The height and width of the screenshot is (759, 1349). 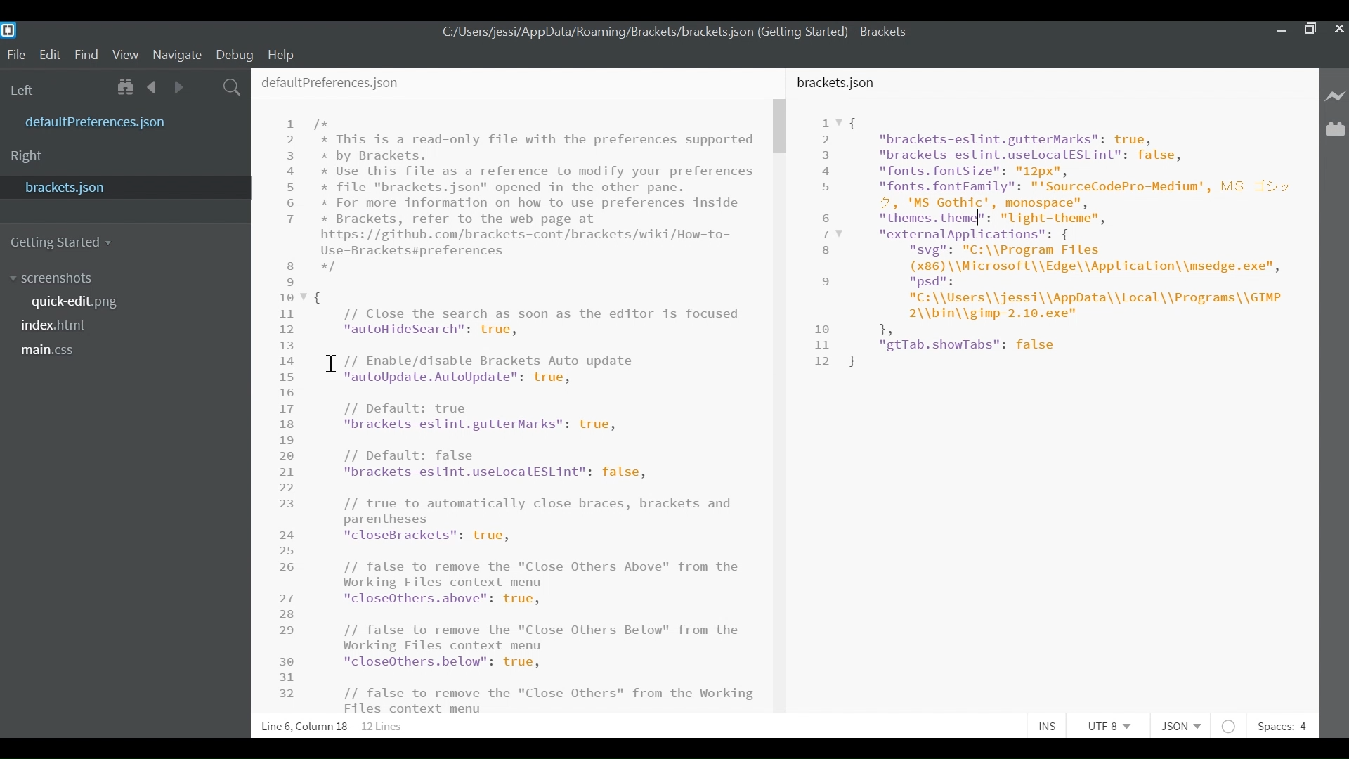 I want to click on brackets.json, so click(x=122, y=187).